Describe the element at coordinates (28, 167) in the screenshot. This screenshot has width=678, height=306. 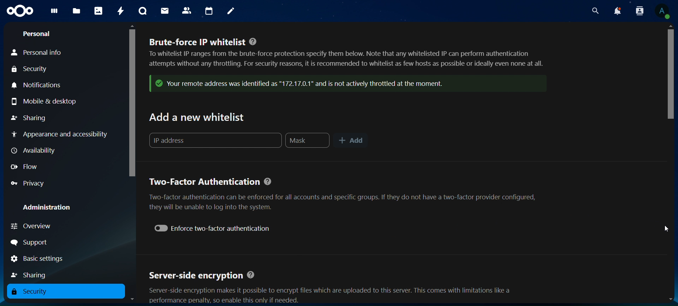
I see `flow` at that location.